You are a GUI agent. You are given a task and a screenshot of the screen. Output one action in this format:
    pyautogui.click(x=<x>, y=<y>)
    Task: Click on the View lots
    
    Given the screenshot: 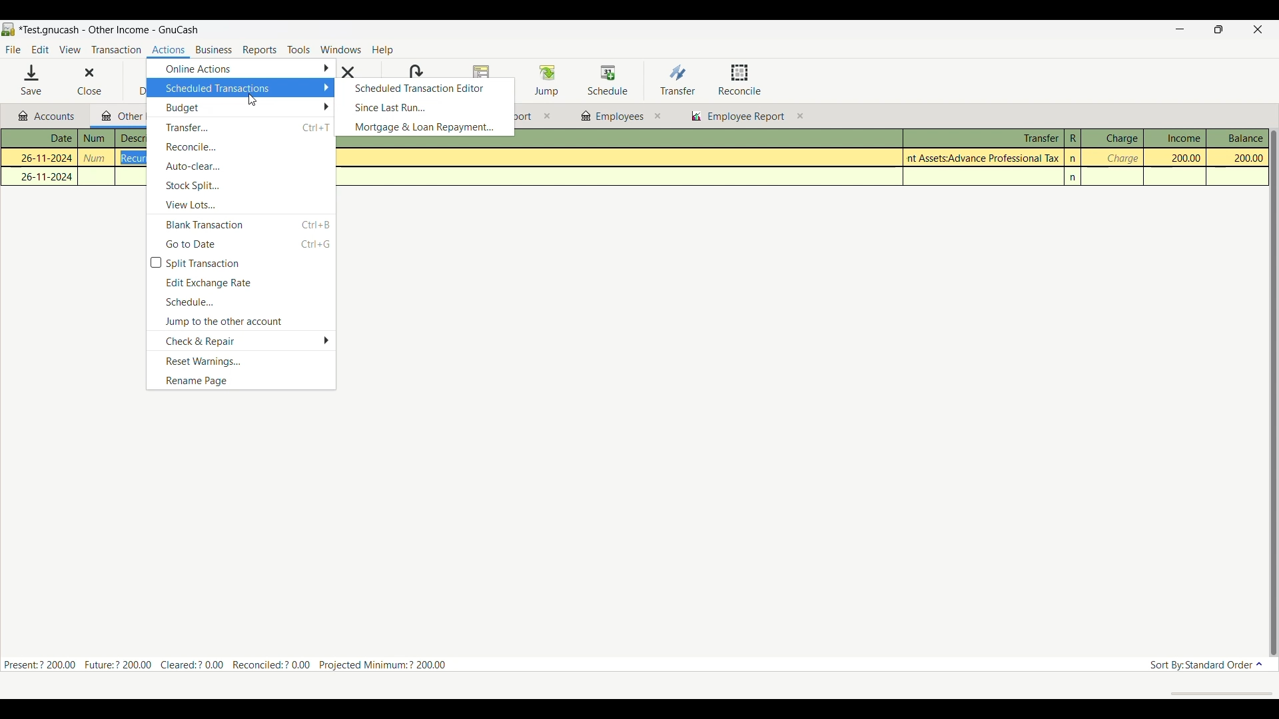 What is the action you would take?
    pyautogui.click(x=241, y=204)
    